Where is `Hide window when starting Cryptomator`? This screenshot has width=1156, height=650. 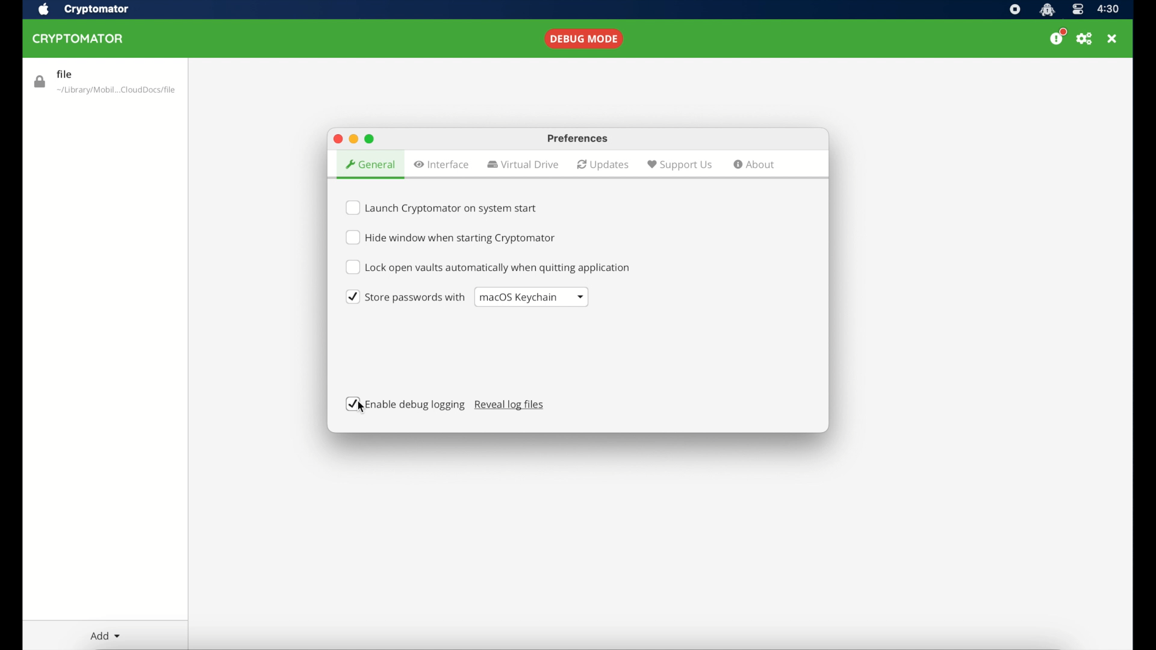
Hide window when starting Cryptomator is located at coordinates (456, 239).